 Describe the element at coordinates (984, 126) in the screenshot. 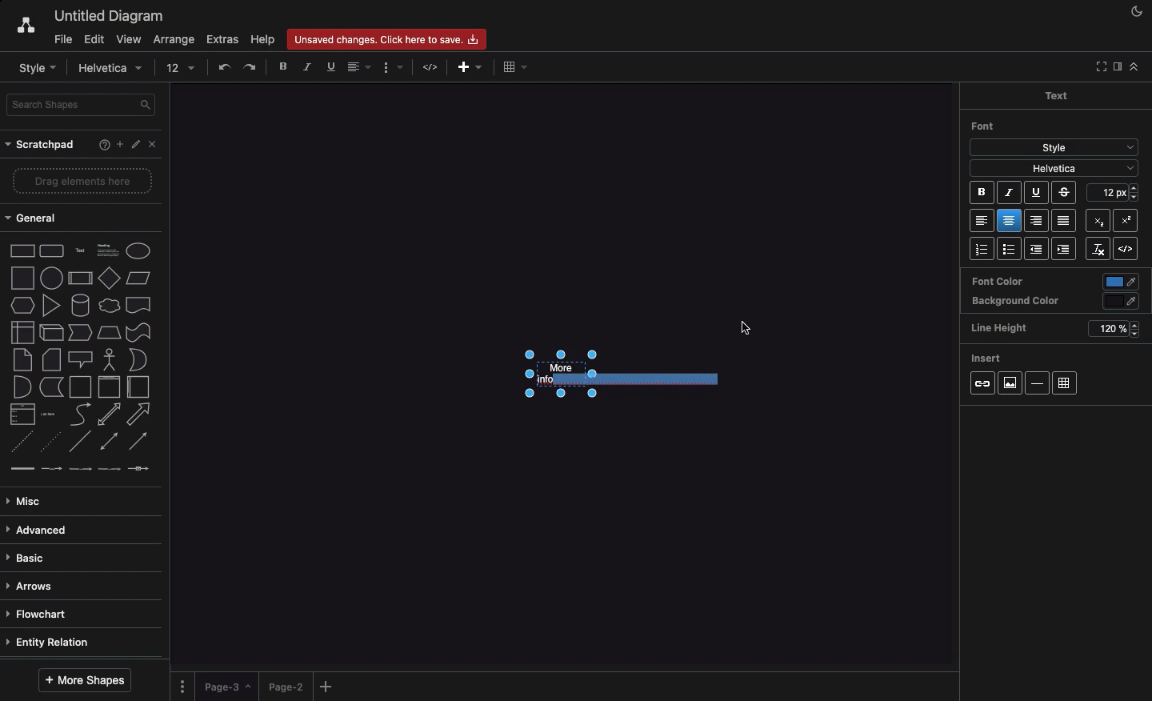

I see `Font` at that location.